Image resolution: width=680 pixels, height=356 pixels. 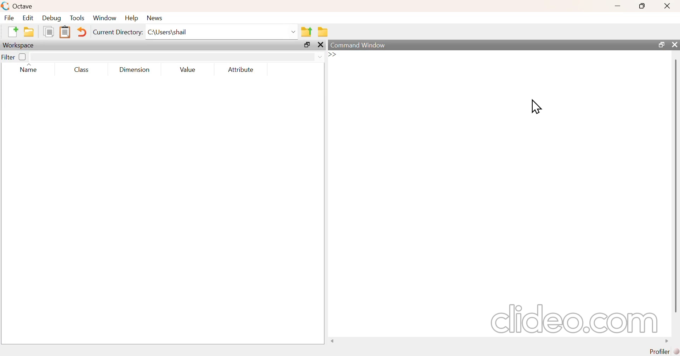 What do you see at coordinates (343, 56) in the screenshot?
I see `typing cursor` at bounding box center [343, 56].